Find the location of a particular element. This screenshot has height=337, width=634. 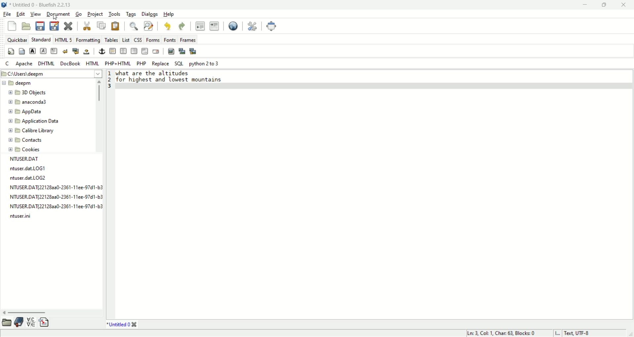

calibre is located at coordinates (33, 131).